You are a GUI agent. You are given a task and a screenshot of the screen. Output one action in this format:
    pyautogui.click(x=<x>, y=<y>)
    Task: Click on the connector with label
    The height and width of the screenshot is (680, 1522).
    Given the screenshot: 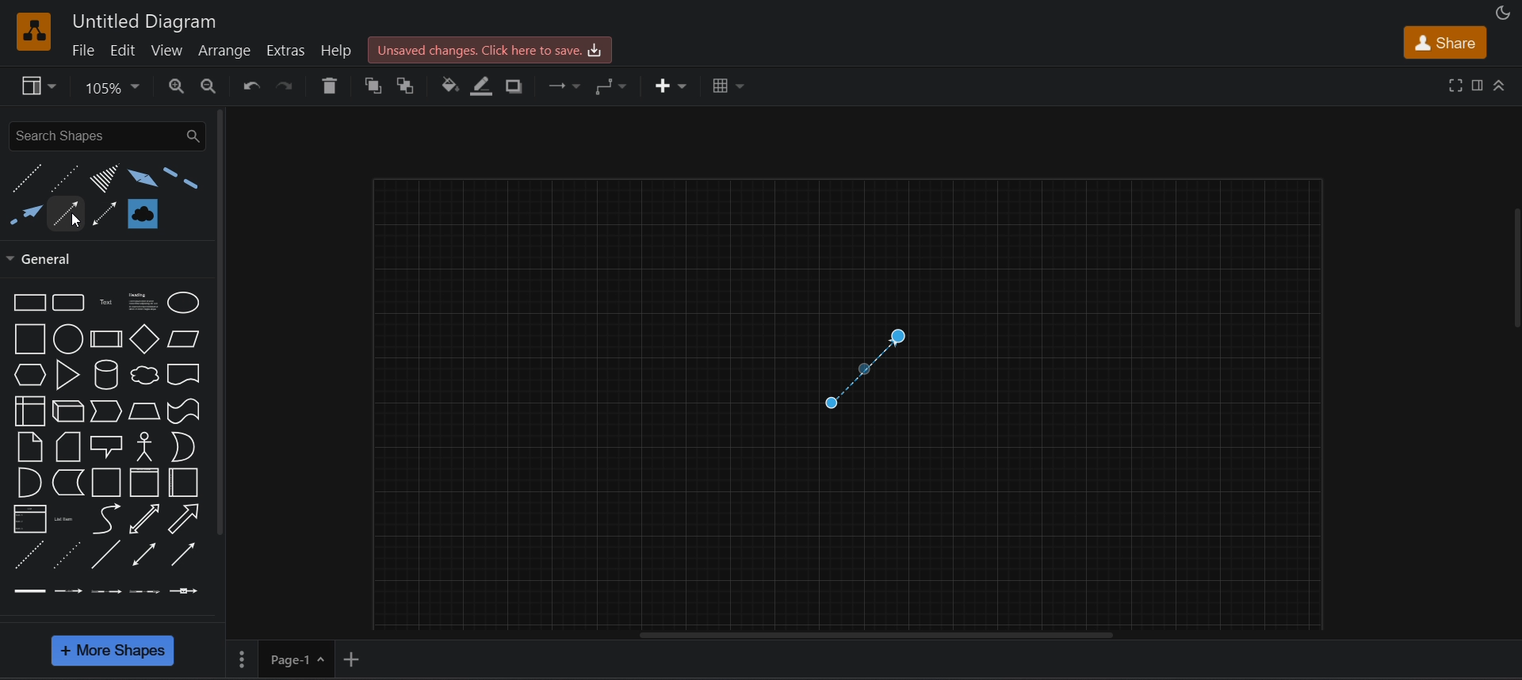 What is the action you would take?
    pyautogui.click(x=65, y=590)
    